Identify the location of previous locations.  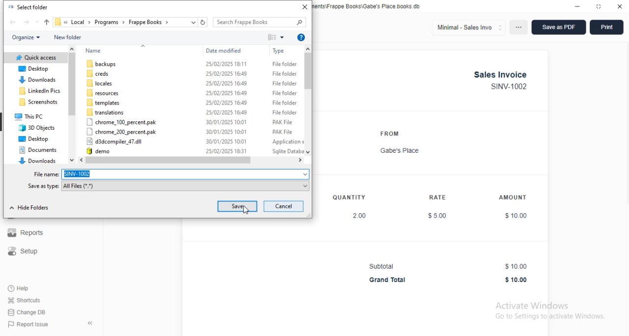
(193, 22).